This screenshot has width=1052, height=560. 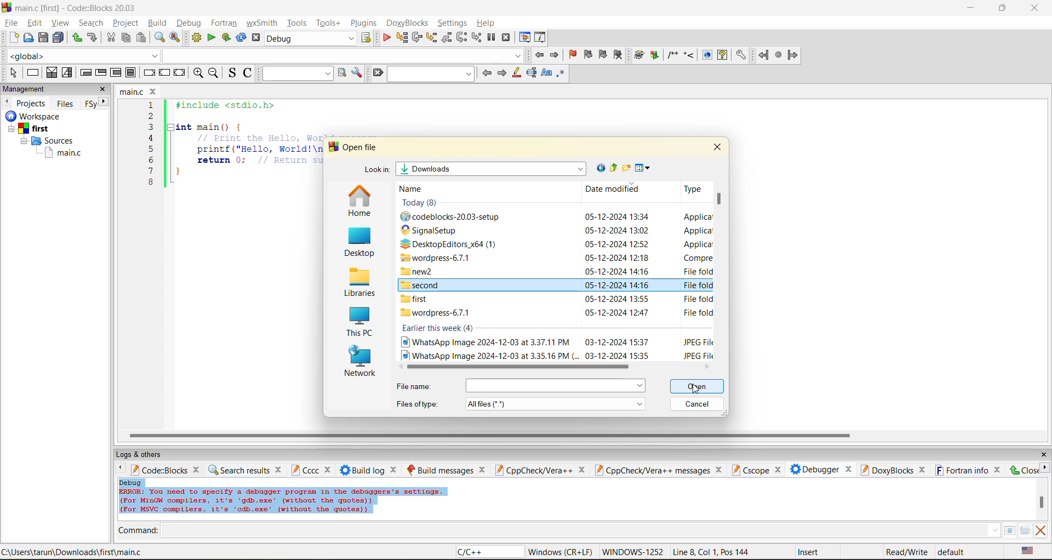 I want to click on date and time, so click(x=617, y=244).